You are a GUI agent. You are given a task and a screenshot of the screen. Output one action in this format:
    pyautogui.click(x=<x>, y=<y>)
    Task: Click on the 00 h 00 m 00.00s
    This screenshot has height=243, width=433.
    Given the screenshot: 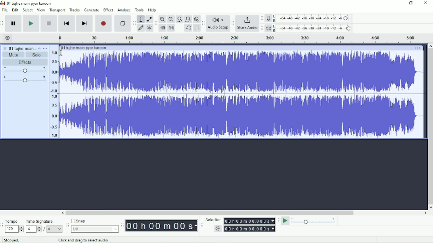 What is the action you would take?
    pyautogui.click(x=250, y=229)
    